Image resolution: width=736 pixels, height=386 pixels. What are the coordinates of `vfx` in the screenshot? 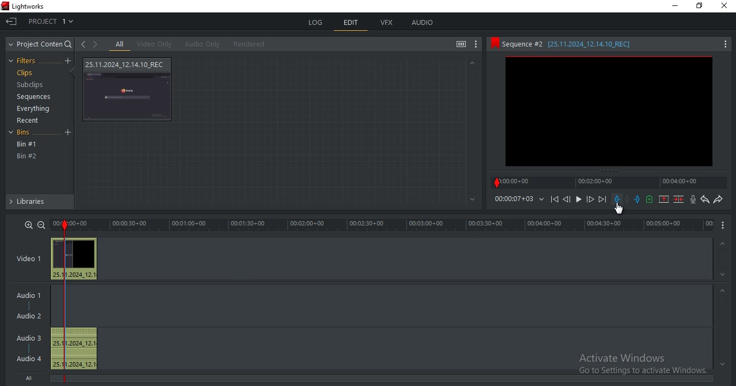 It's located at (387, 23).